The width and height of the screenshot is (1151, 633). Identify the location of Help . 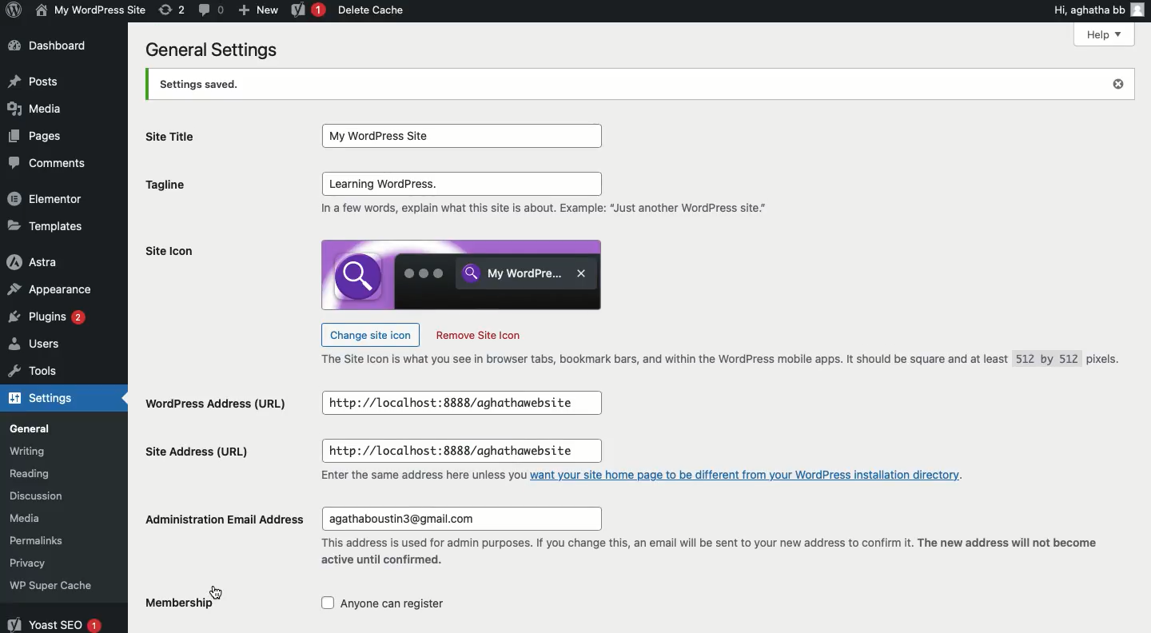
(1102, 34).